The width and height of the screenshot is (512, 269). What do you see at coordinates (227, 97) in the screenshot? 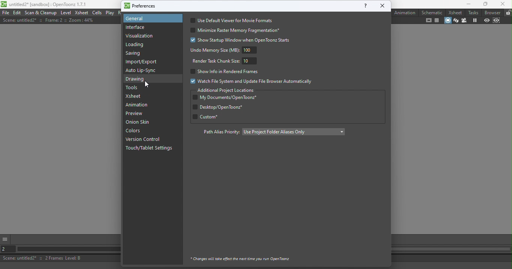
I see `My documents/OpenToonz*` at bounding box center [227, 97].